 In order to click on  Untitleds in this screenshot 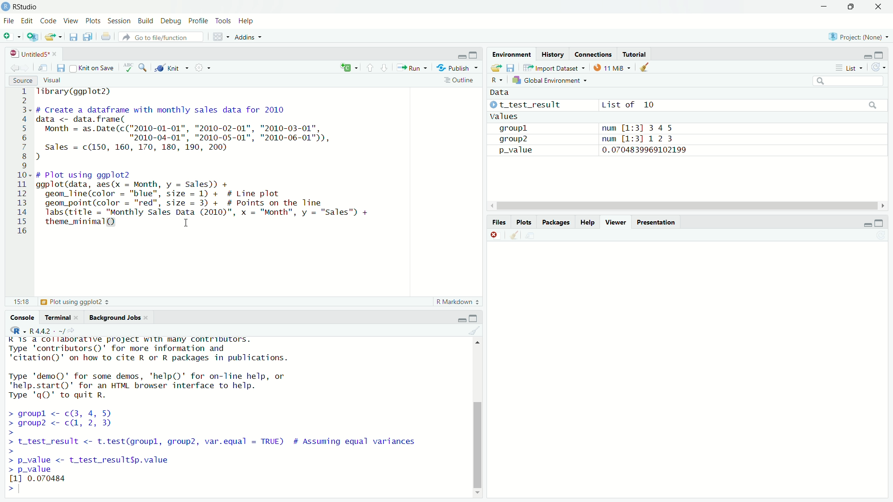, I will do `click(33, 53)`.